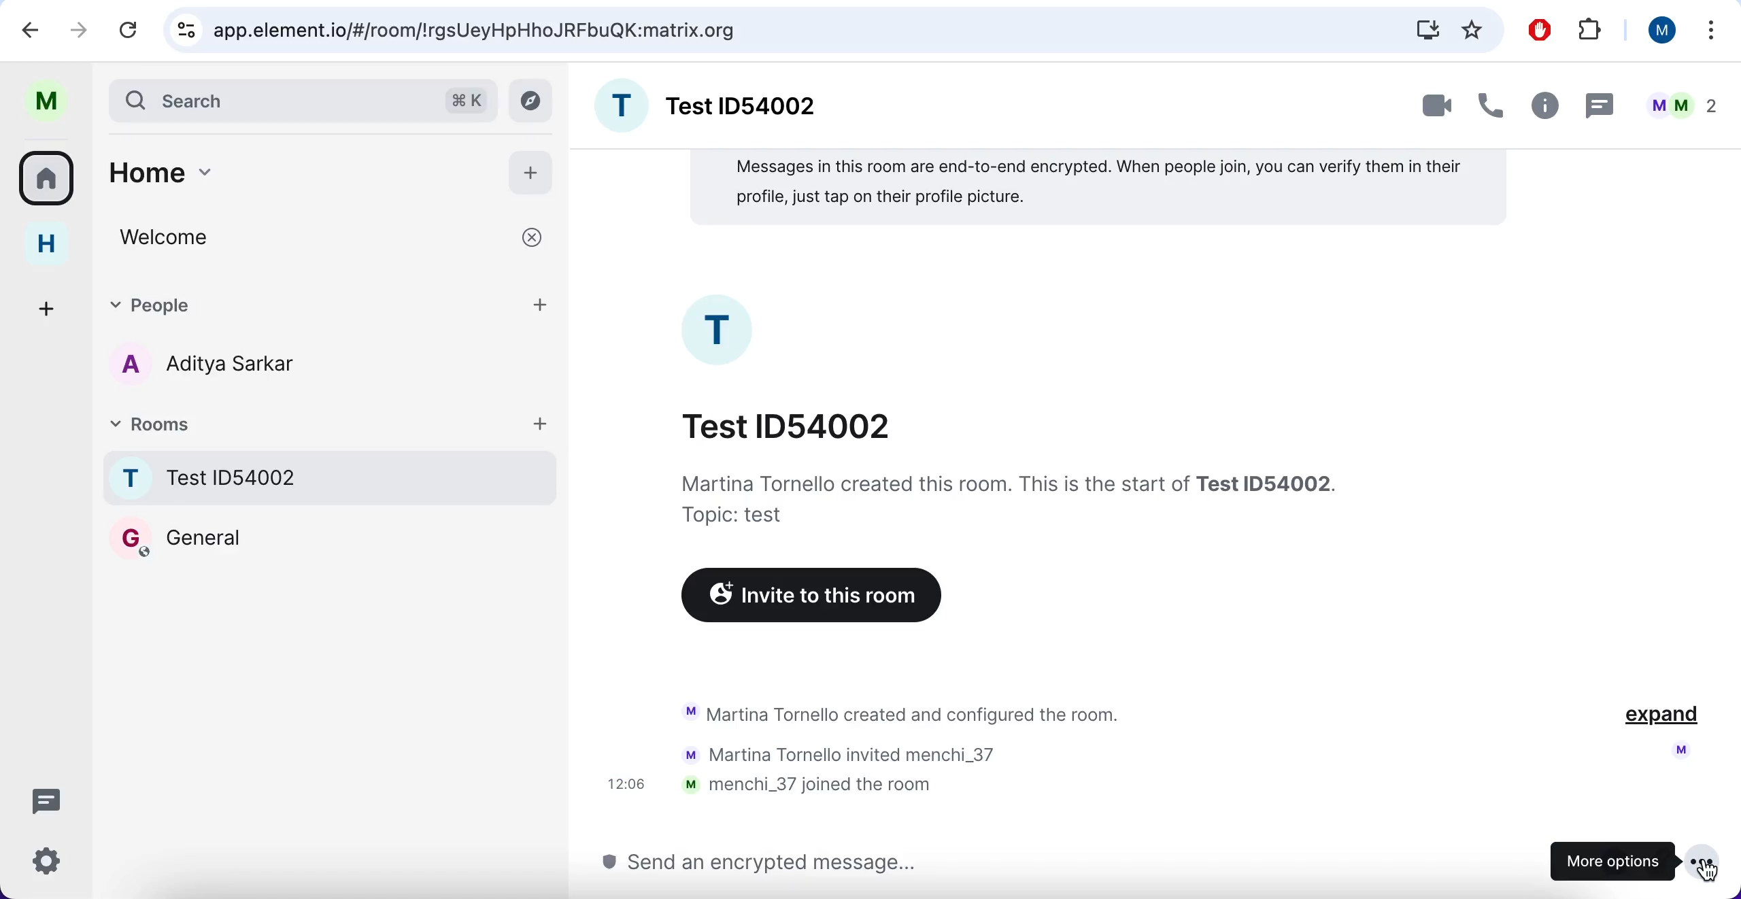 Image resolution: width=1741 pixels, height=899 pixels. Describe the element at coordinates (183, 30) in the screenshot. I see `controls` at that location.